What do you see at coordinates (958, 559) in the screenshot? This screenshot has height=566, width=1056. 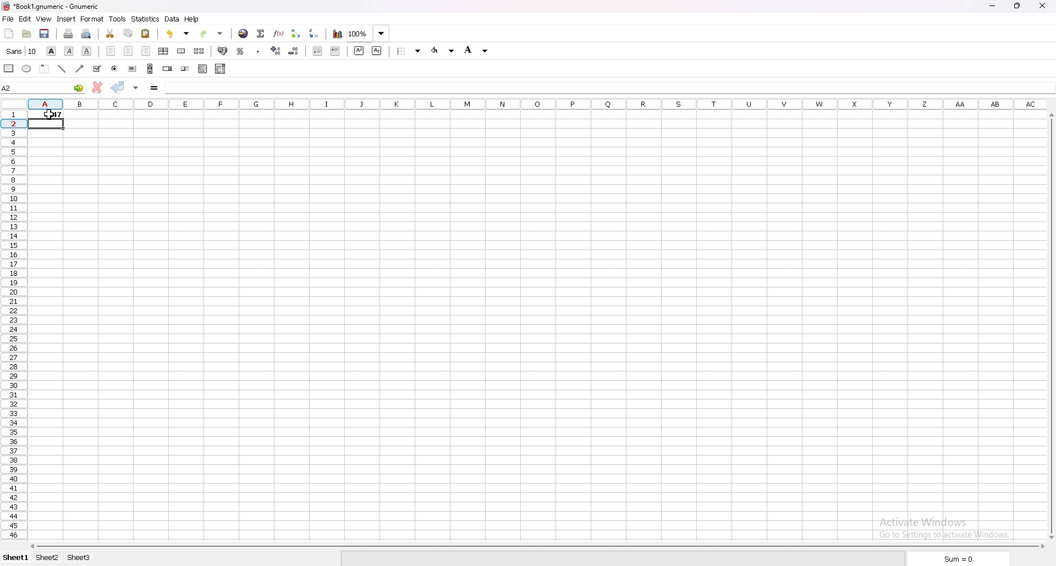 I see `sum` at bounding box center [958, 559].